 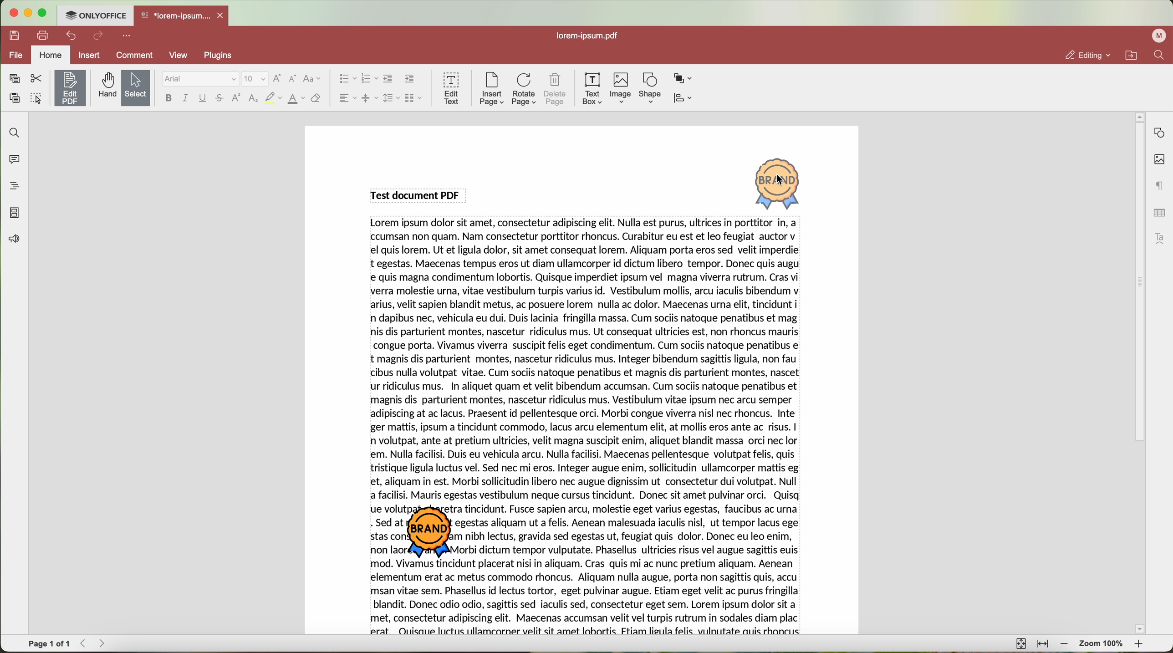 I want to click on paste, so click(x=15, y=98).